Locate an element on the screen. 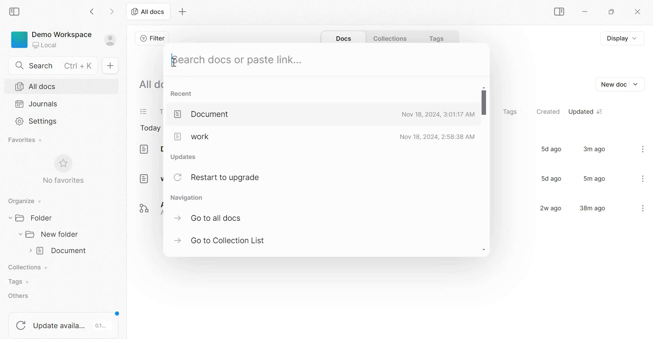 This screenshot has width=653, height=339. No favorites is located at coordinates (62, 169).